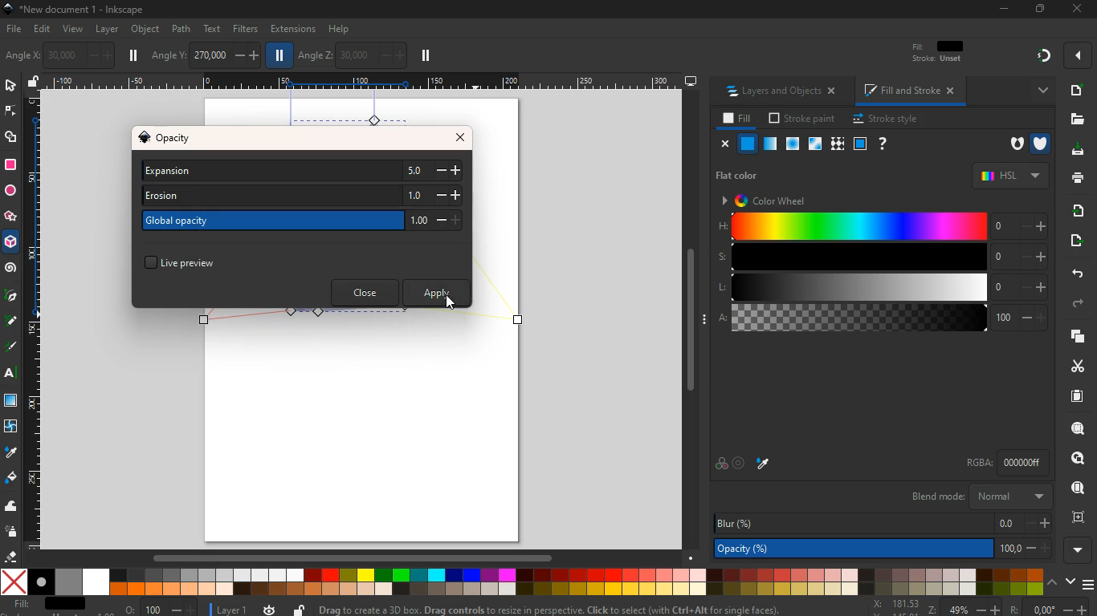 This screenshot has height=616, width=1097. I want to click on fill and stroke, so click(911, 92).